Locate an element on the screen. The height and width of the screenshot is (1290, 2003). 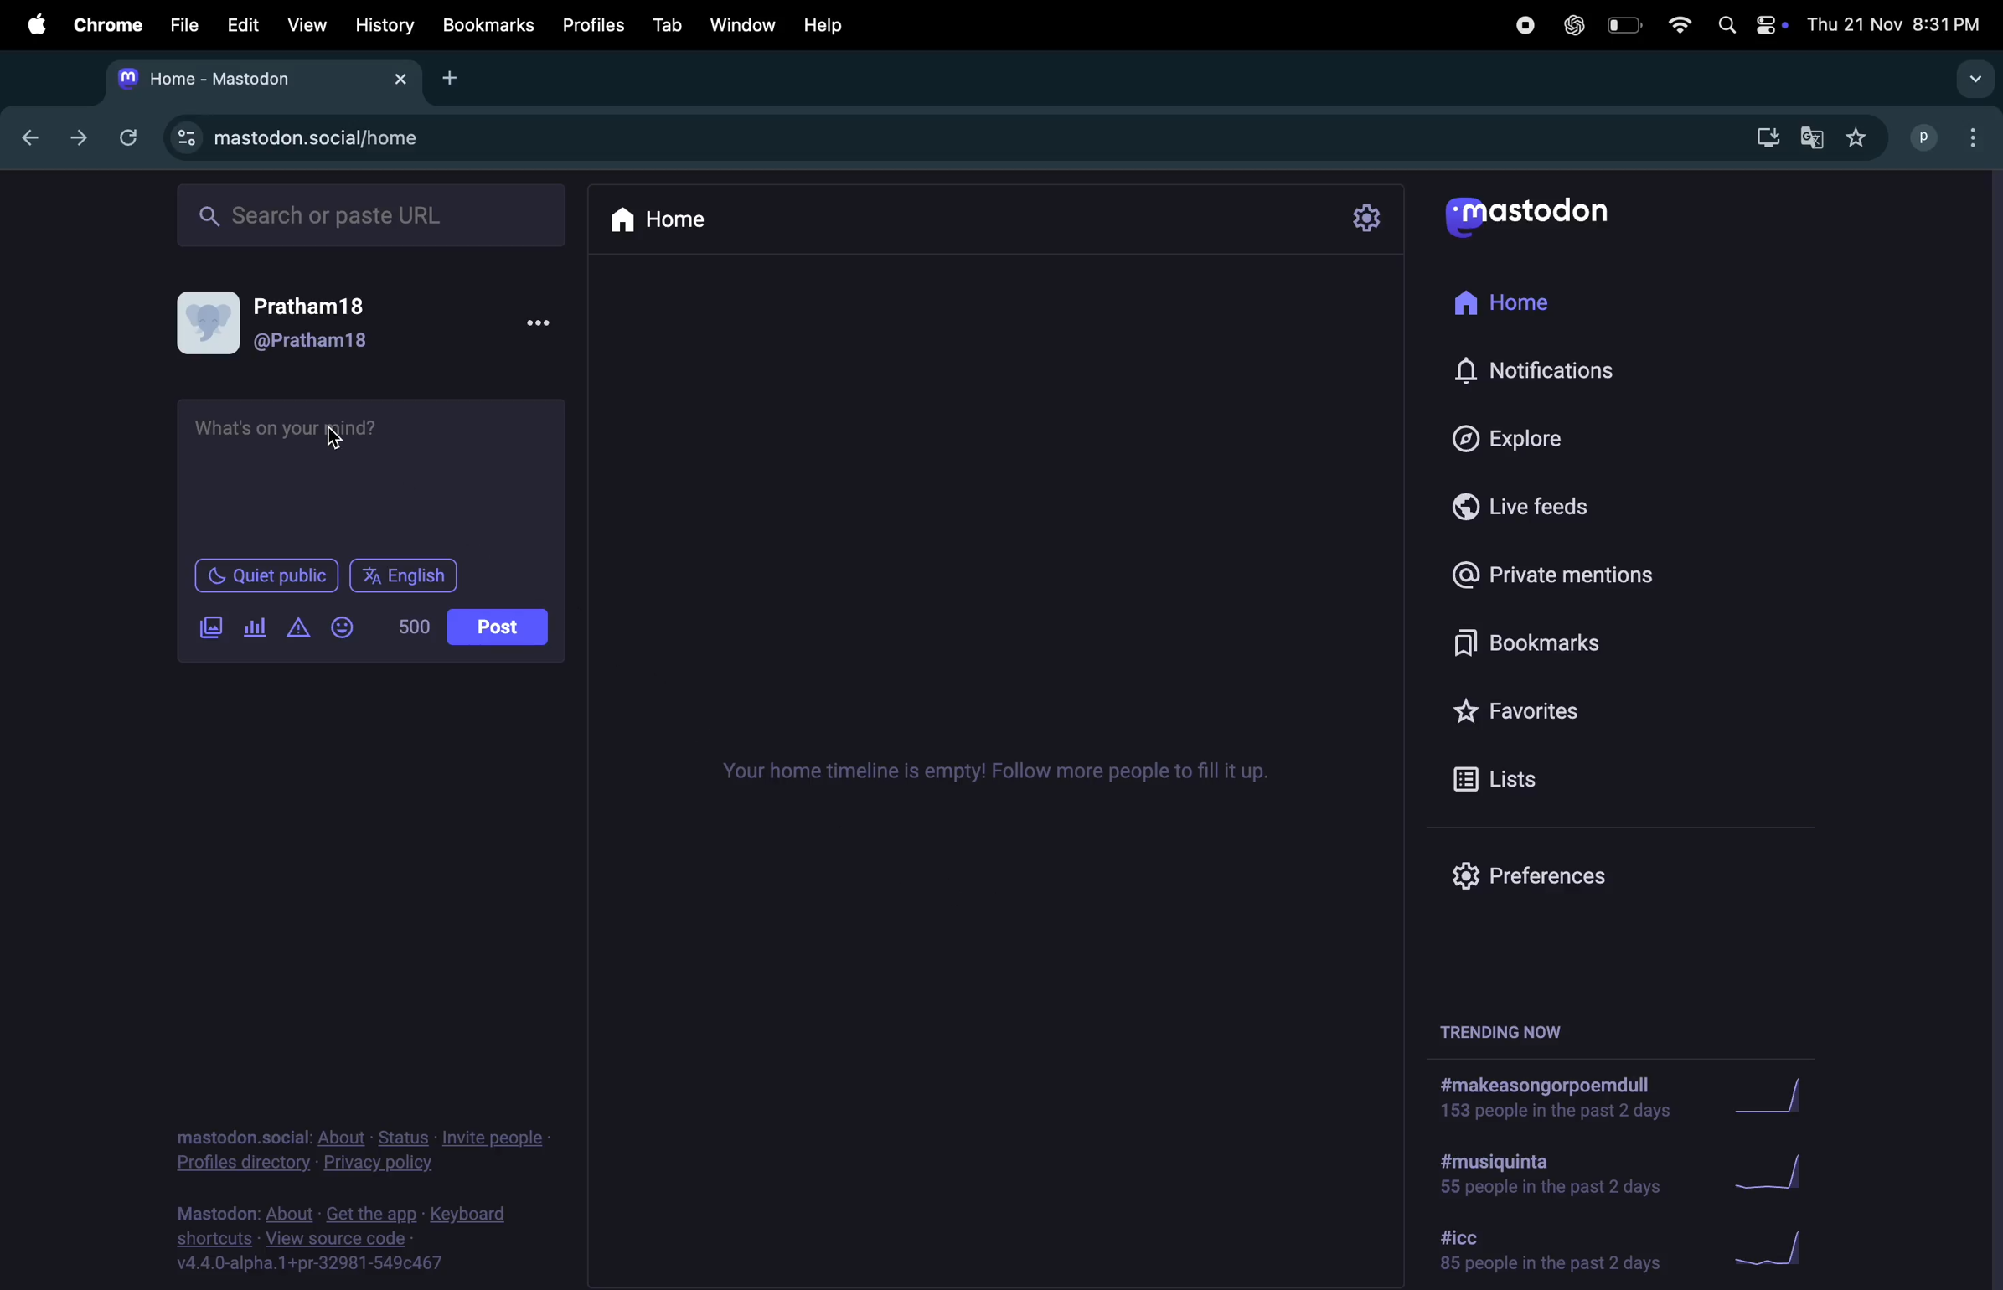
list is located at coordinates (1538, 785).